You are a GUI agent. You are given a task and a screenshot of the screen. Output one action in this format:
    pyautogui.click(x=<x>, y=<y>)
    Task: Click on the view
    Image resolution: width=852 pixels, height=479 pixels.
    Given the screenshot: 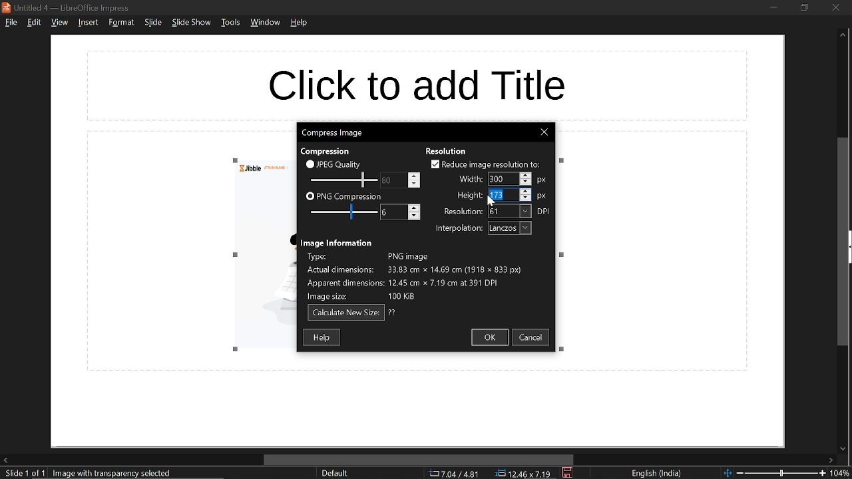 What is the action you would take?
    pyautogui.click(x=59, y=23)
    